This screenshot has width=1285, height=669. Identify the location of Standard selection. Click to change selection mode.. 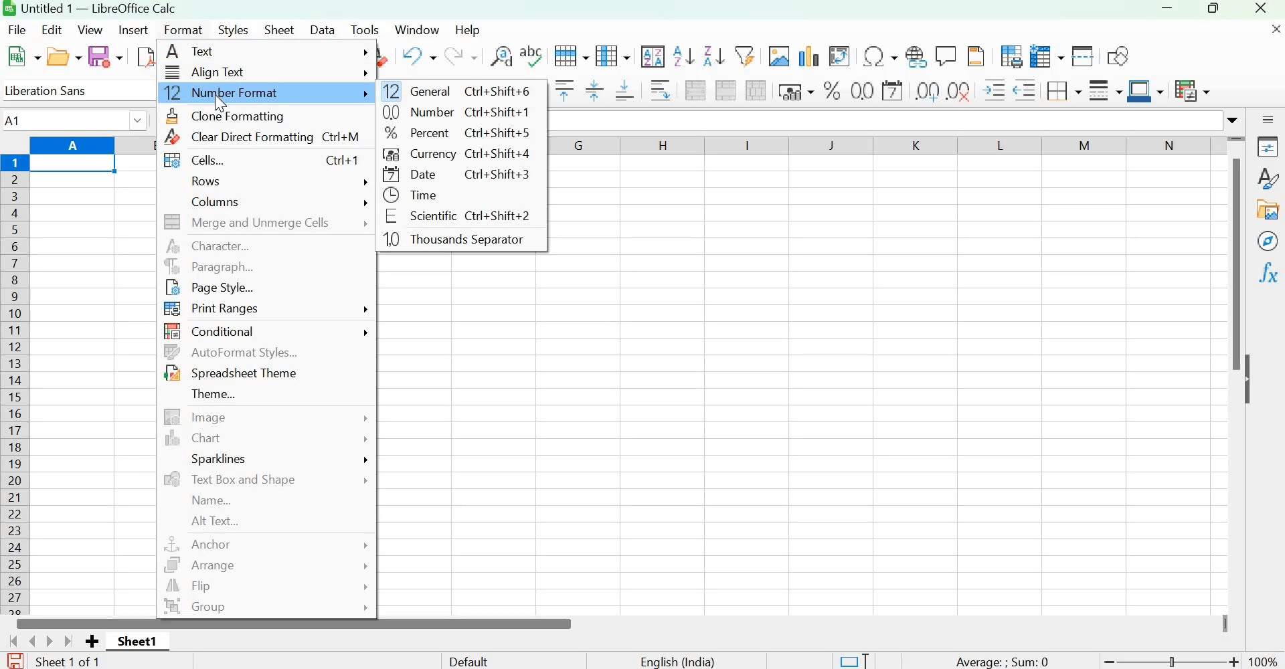
(853, 660).